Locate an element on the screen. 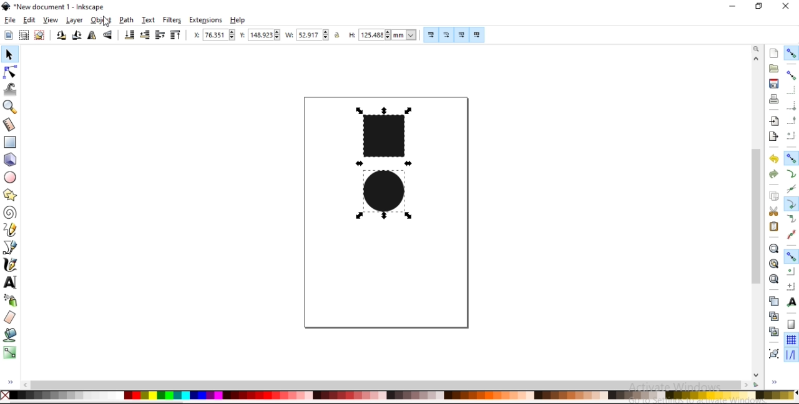  create circles, arcs and ellipses is located at coordinates (11, 178).